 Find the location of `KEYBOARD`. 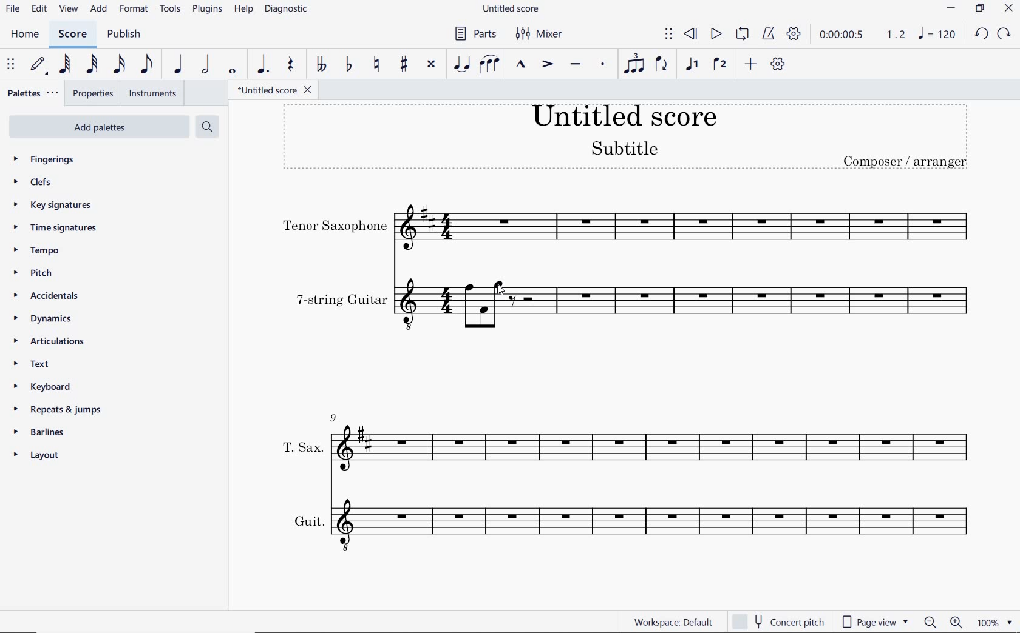

KEYBOARD is located at coordinates (58, 387).